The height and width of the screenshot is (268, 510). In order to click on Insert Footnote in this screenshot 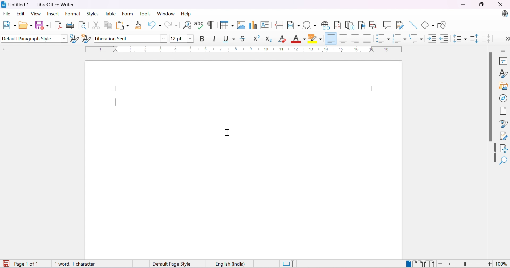, I will do `click(337, 25)`.